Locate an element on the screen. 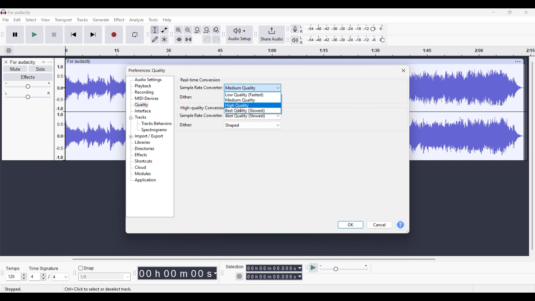 The image size is (535, 301). Silence audio selection is located at coordinates (188, 39).